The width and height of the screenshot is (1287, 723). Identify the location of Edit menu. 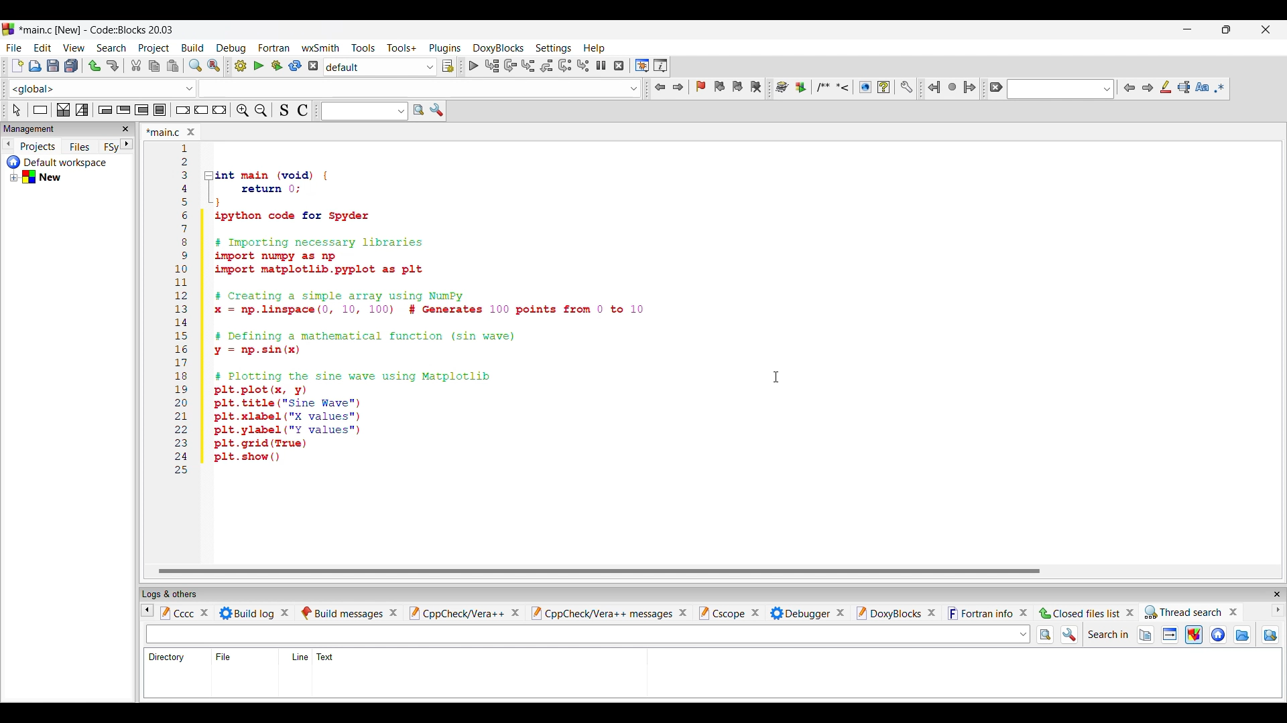
(43, 48).